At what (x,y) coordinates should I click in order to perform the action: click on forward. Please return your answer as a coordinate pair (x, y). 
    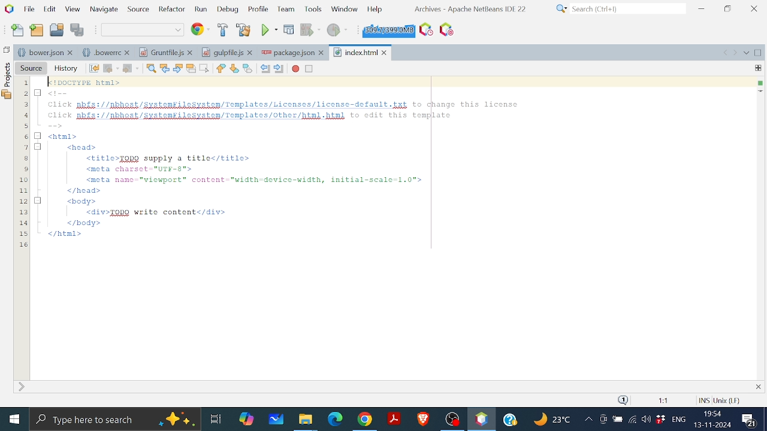
    Looking at the image, I should click on (132, 68).